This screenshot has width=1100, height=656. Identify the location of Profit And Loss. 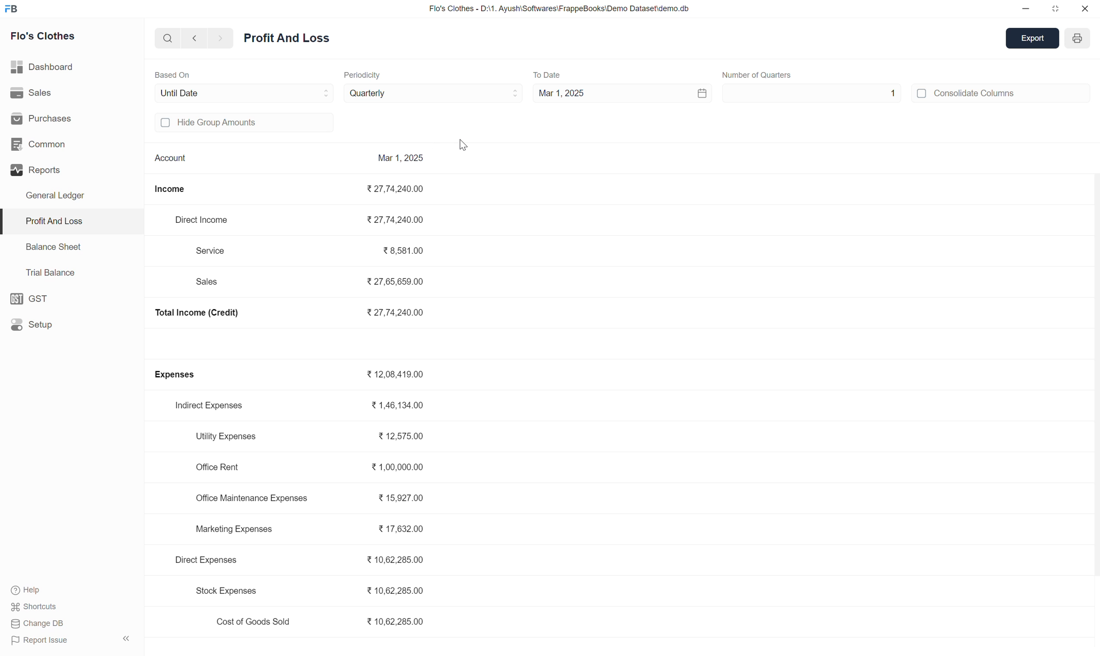
(50, 221).